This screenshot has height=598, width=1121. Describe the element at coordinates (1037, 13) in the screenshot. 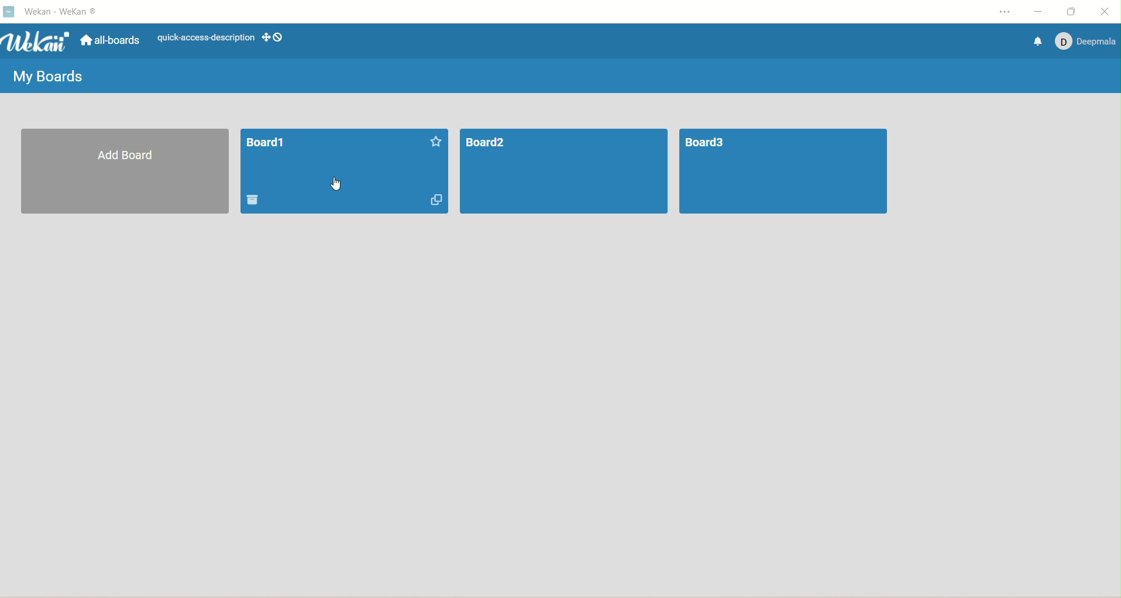

I see `minimize` at that location.